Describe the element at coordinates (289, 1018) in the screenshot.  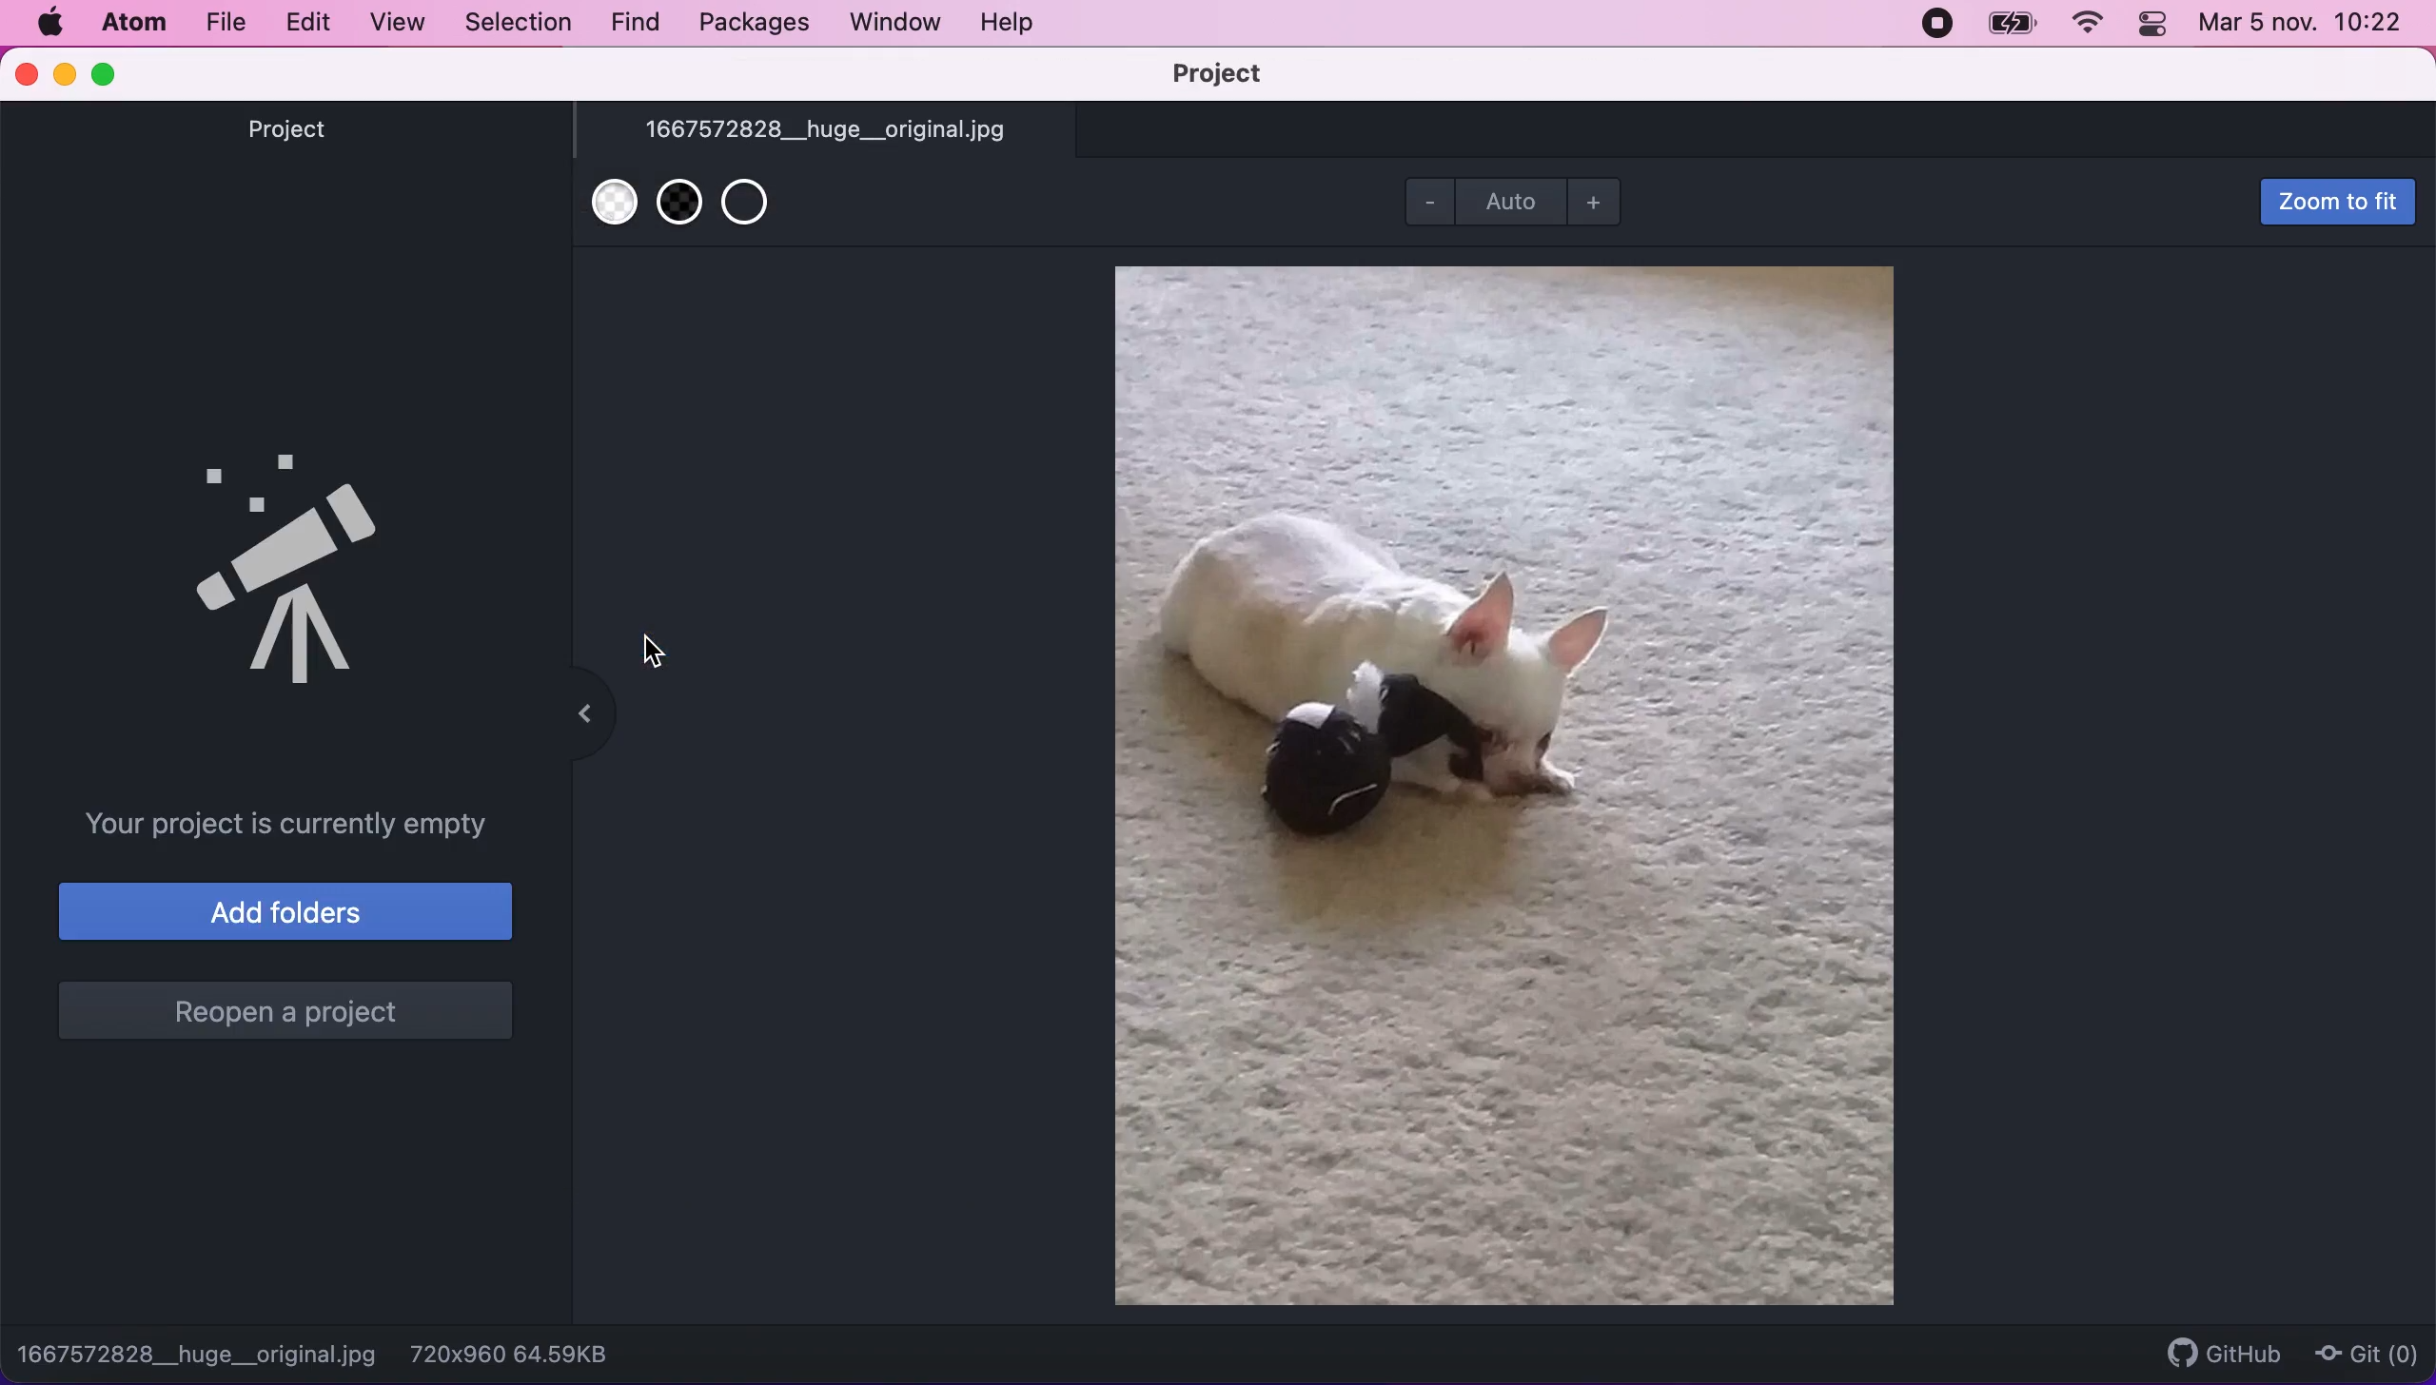
I see `reopen a project` at that location.